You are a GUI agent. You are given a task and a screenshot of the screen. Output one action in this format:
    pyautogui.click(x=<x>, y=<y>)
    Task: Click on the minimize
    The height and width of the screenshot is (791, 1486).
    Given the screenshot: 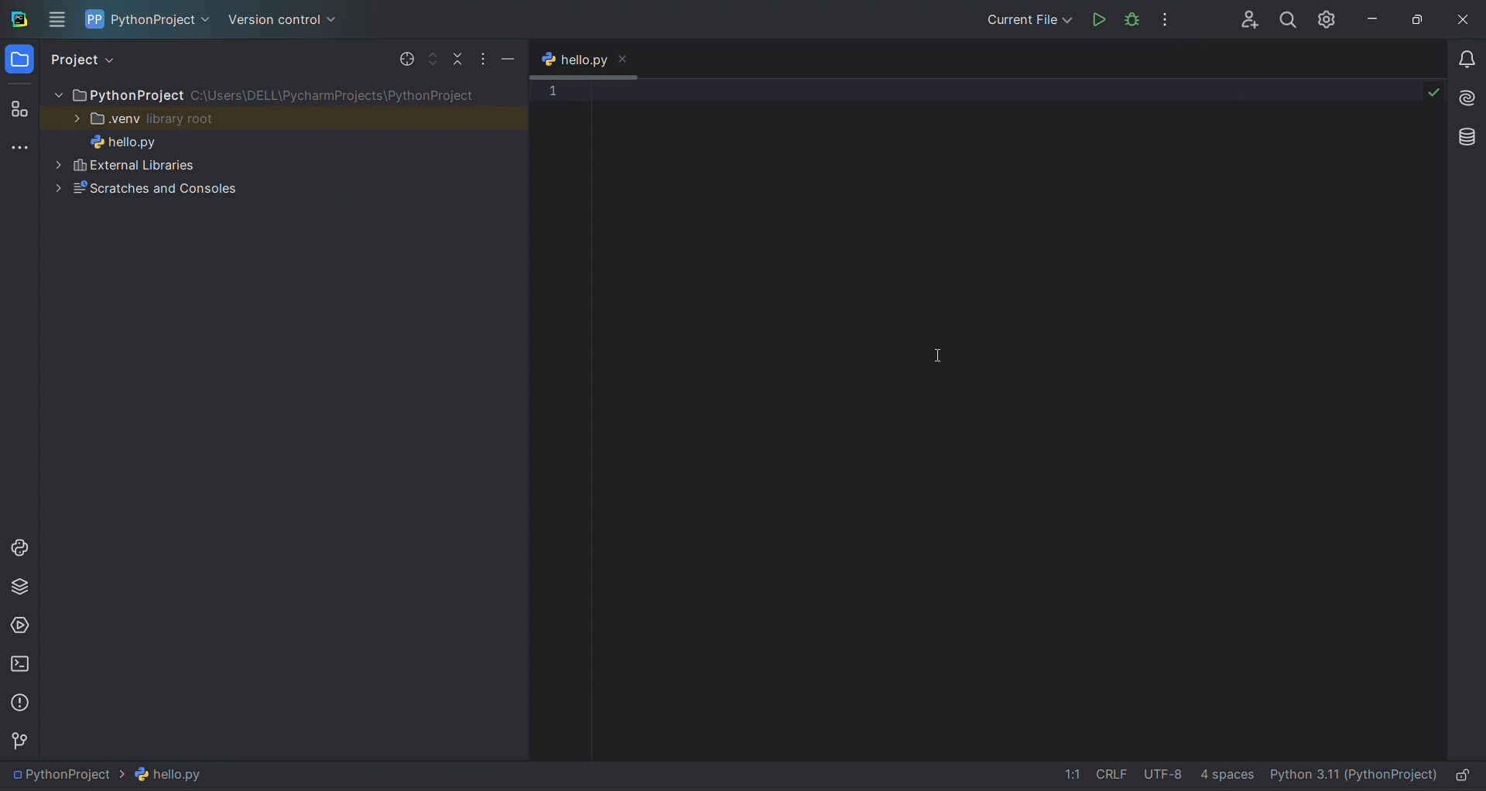 What is the action you would take?
    pyautogui.click(x=512, y=60)
    